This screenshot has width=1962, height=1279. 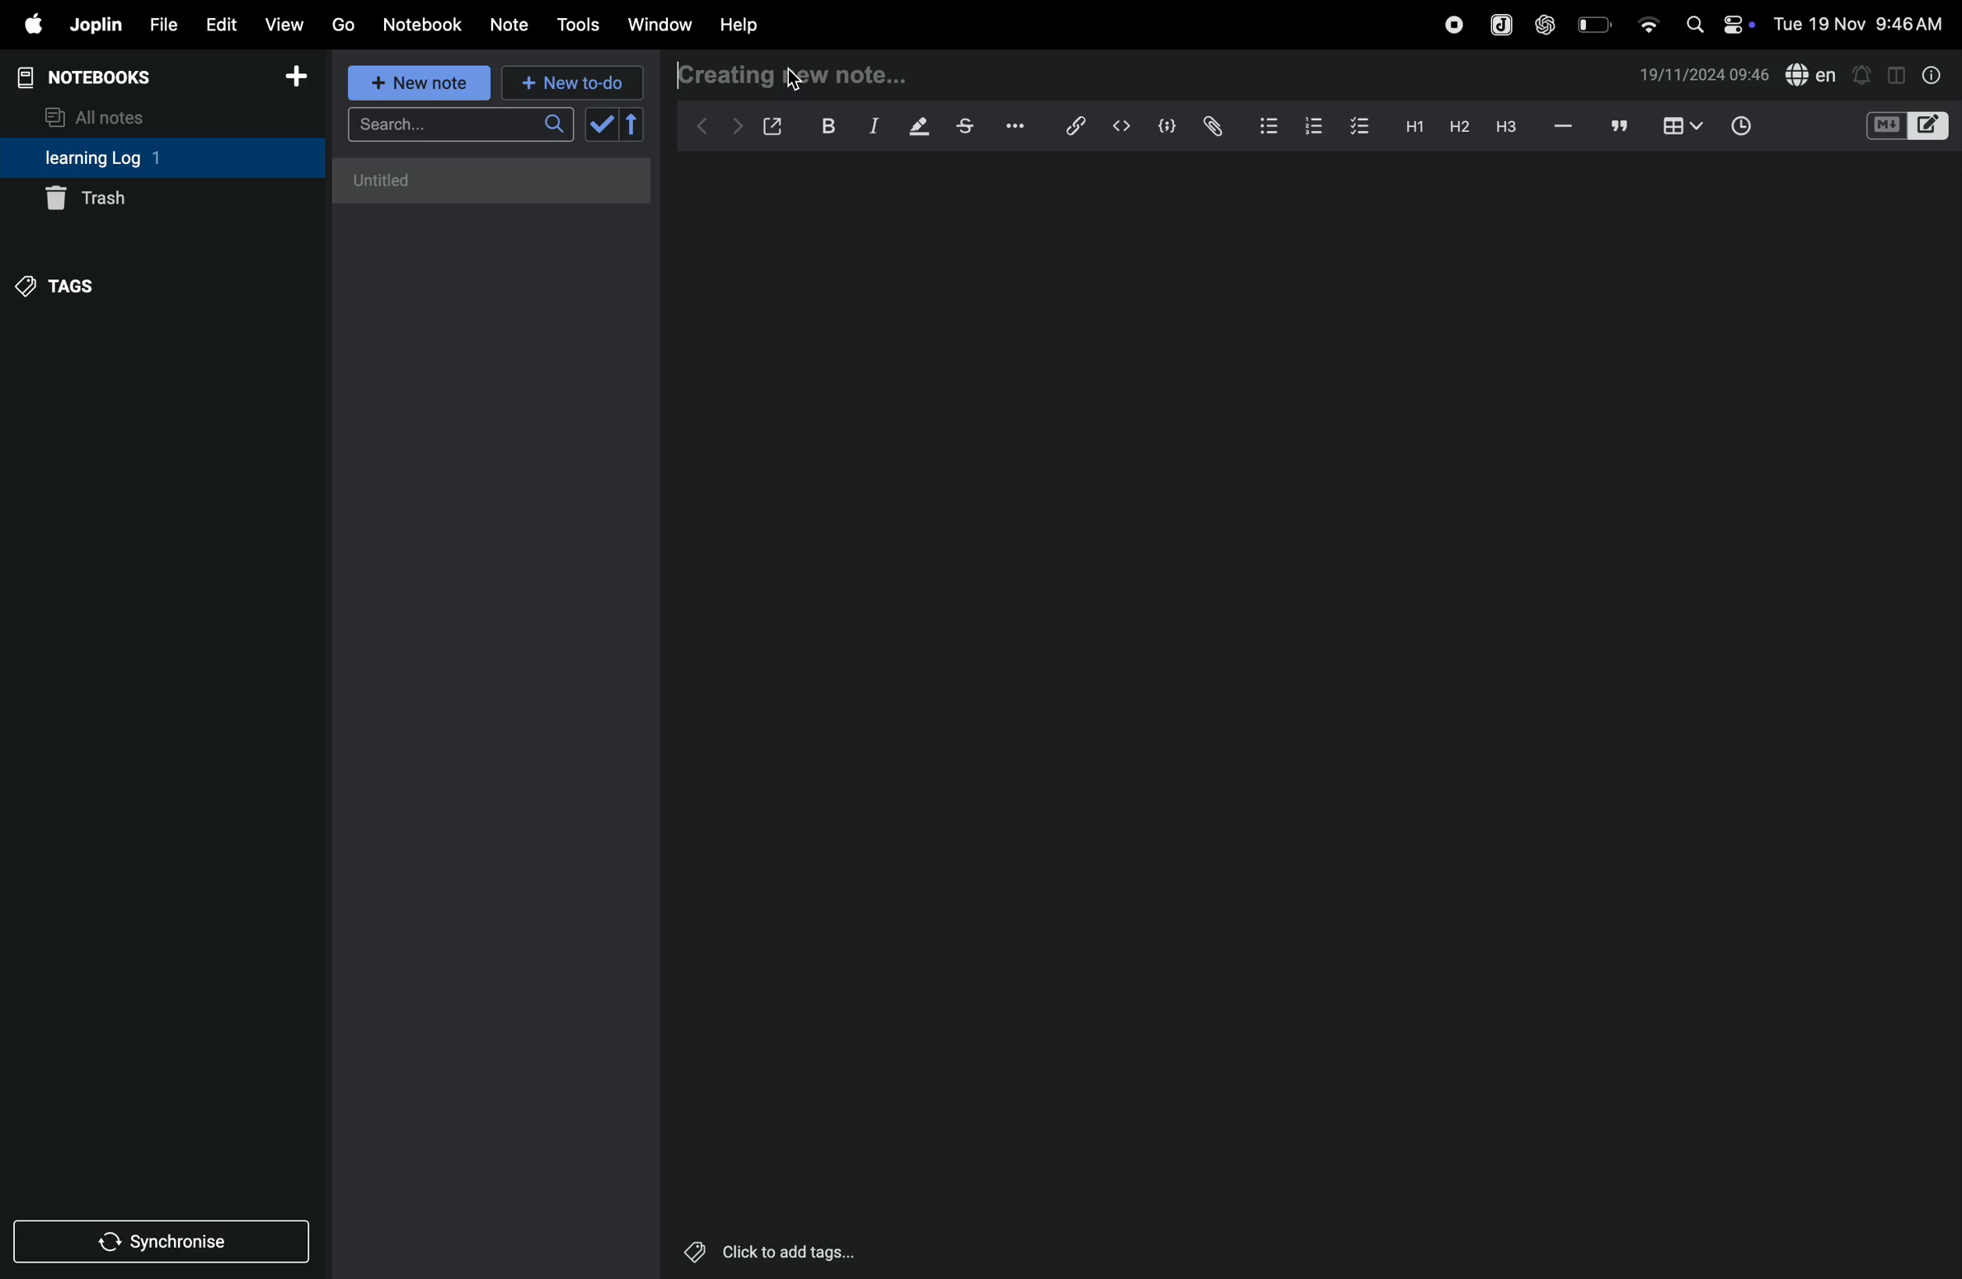 I want to click on backward, so click(x=703, y=124).